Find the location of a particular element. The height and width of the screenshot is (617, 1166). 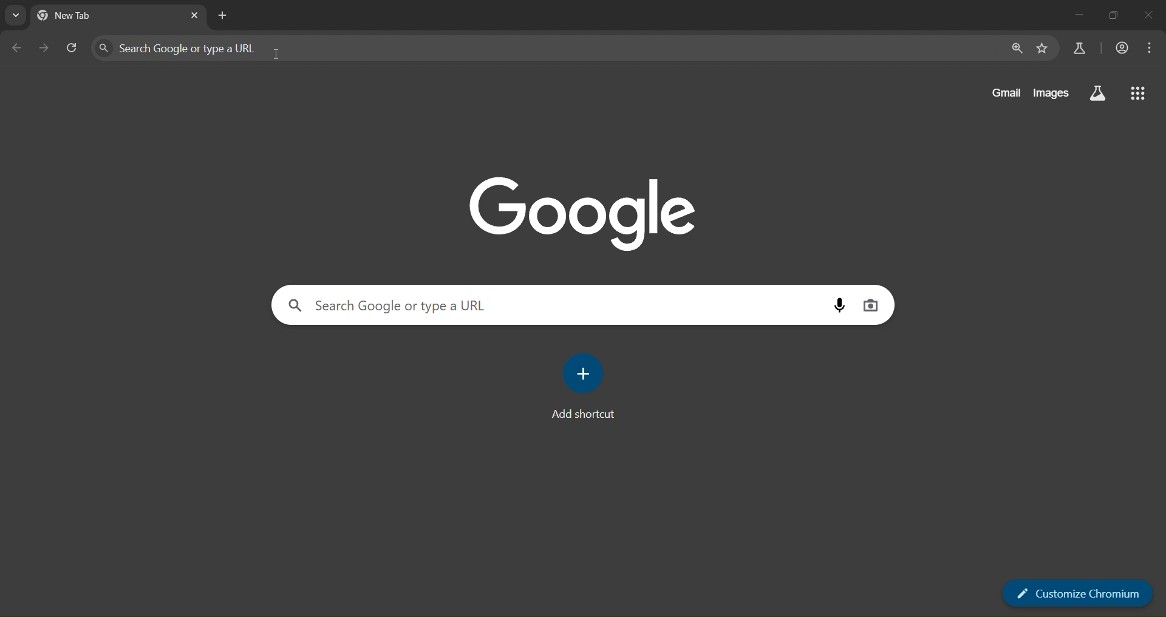

reload page is located at coordinates (73, 48).